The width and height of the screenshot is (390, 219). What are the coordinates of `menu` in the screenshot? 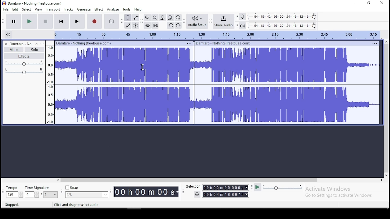 It's located at (189, 43).